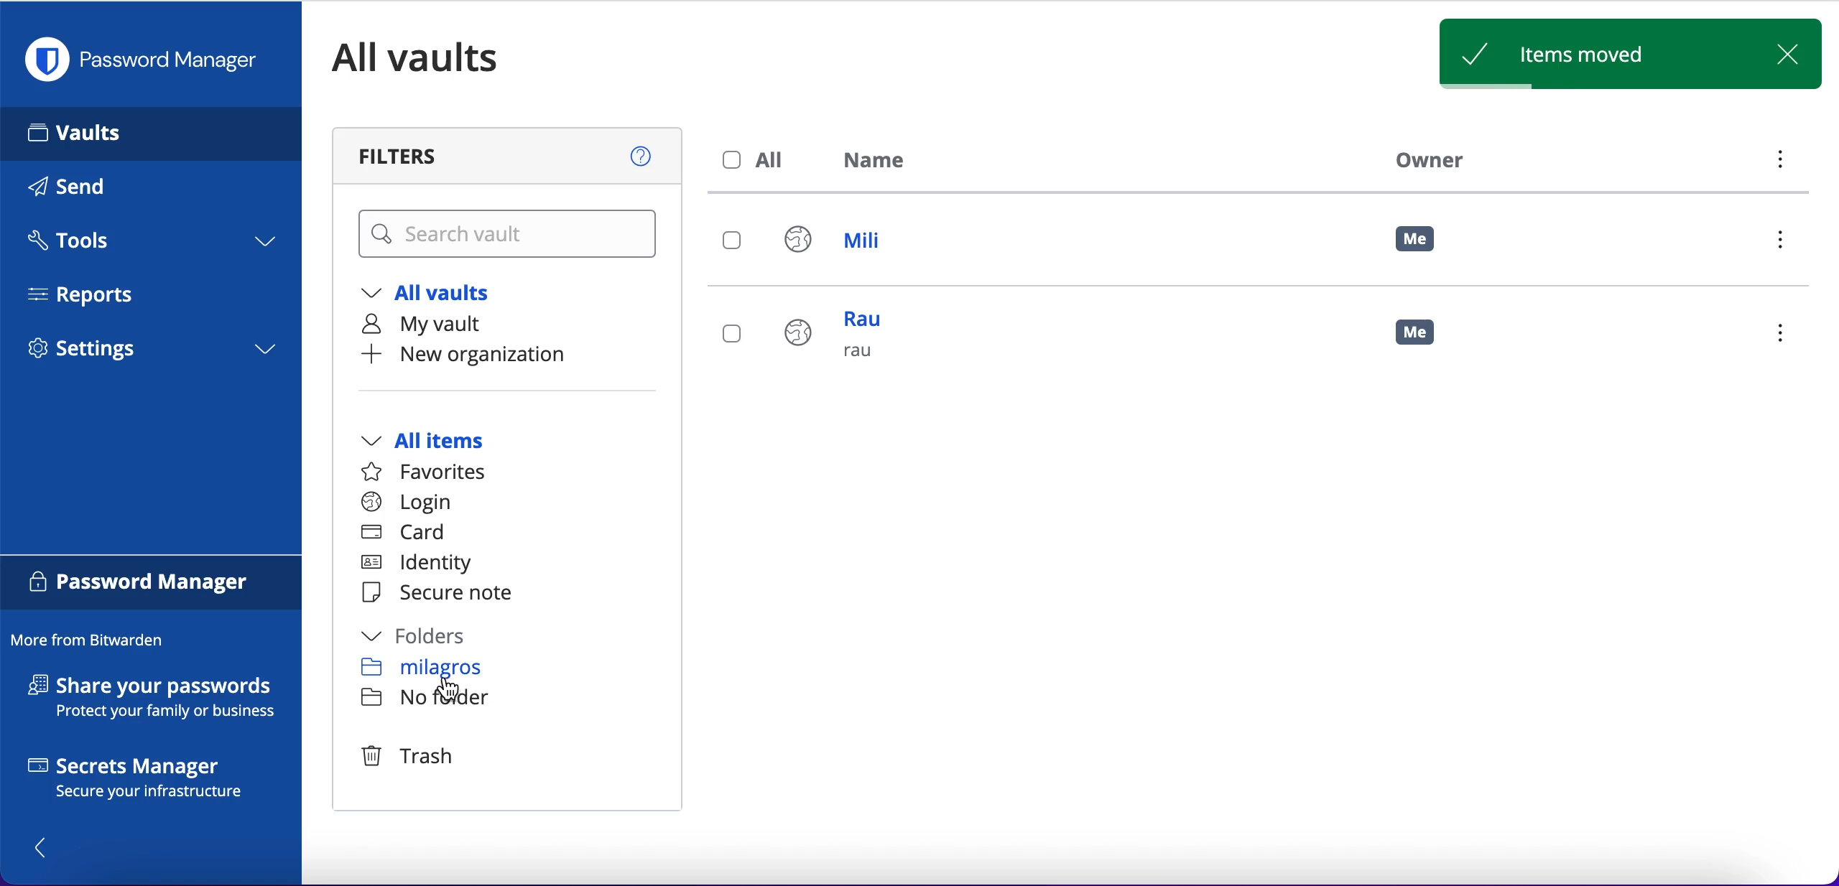 The image size is (1839, 886). What do you see at coordinates (883, 163) in the screenshot?
I see `name` at bounding box center [883, 163].